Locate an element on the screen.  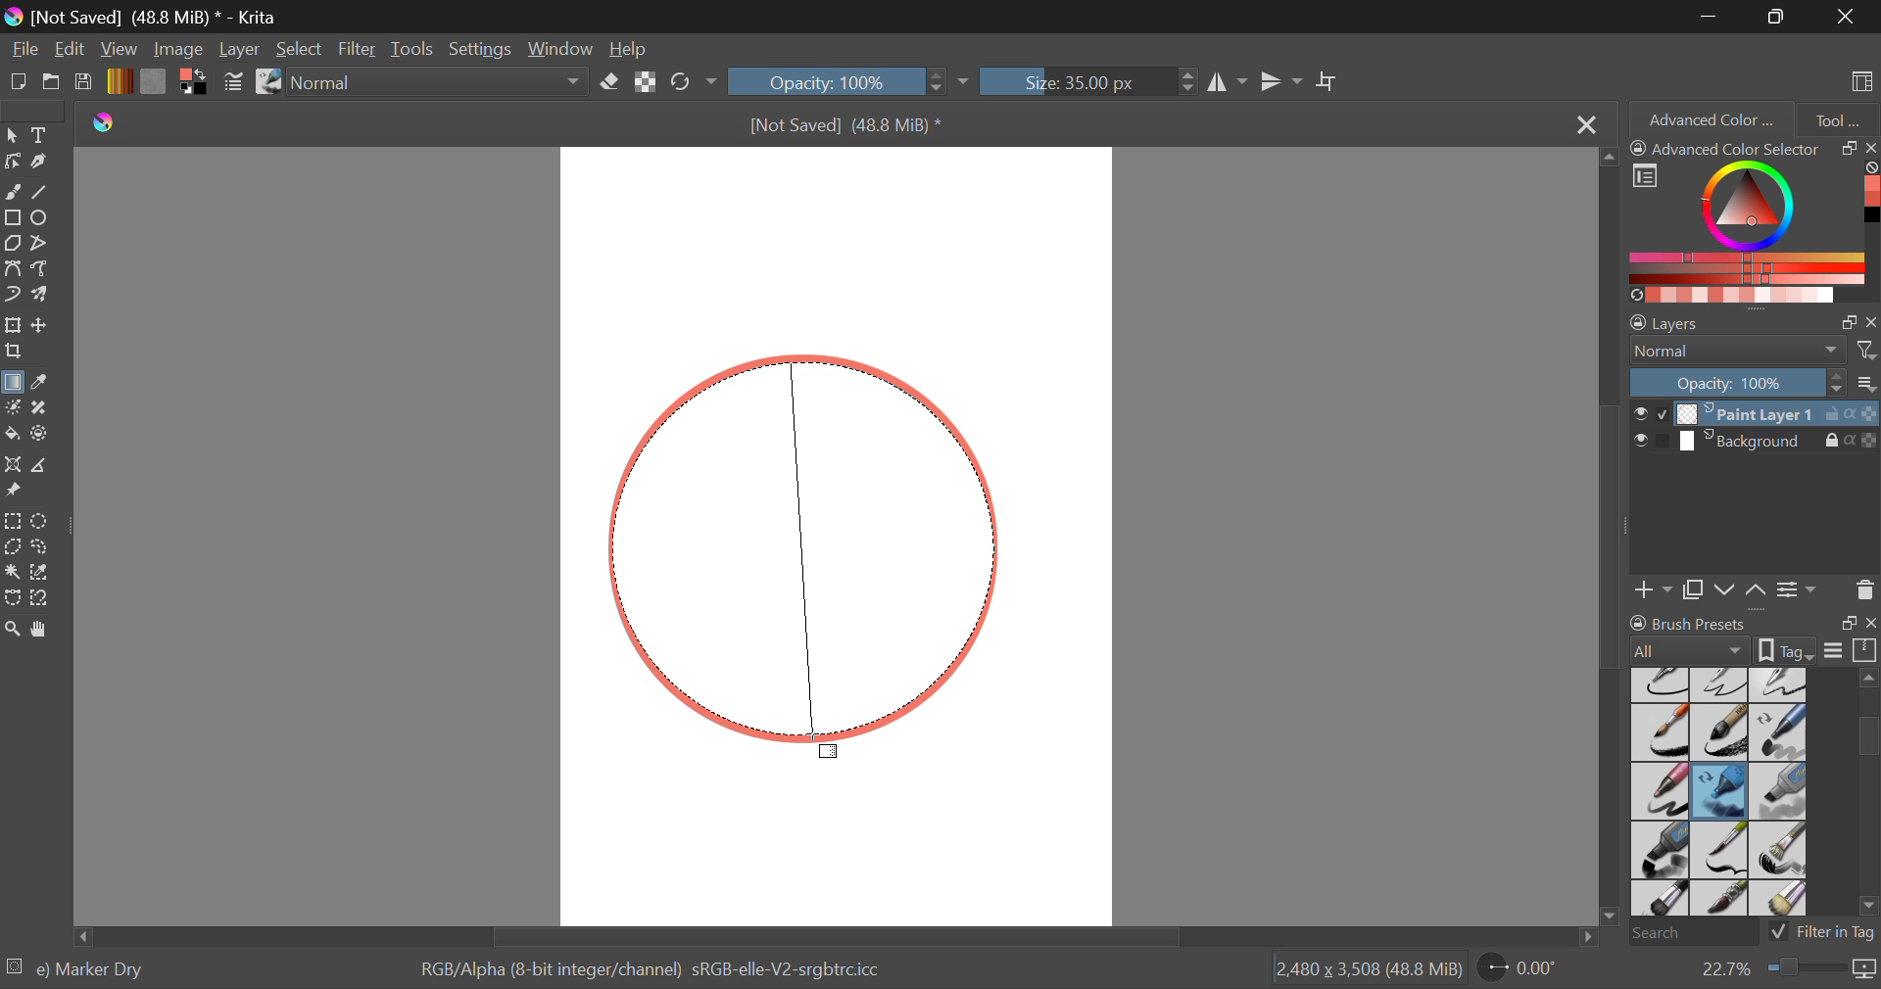
Dynamic Brush Tool is located at coordinates (12, 296).